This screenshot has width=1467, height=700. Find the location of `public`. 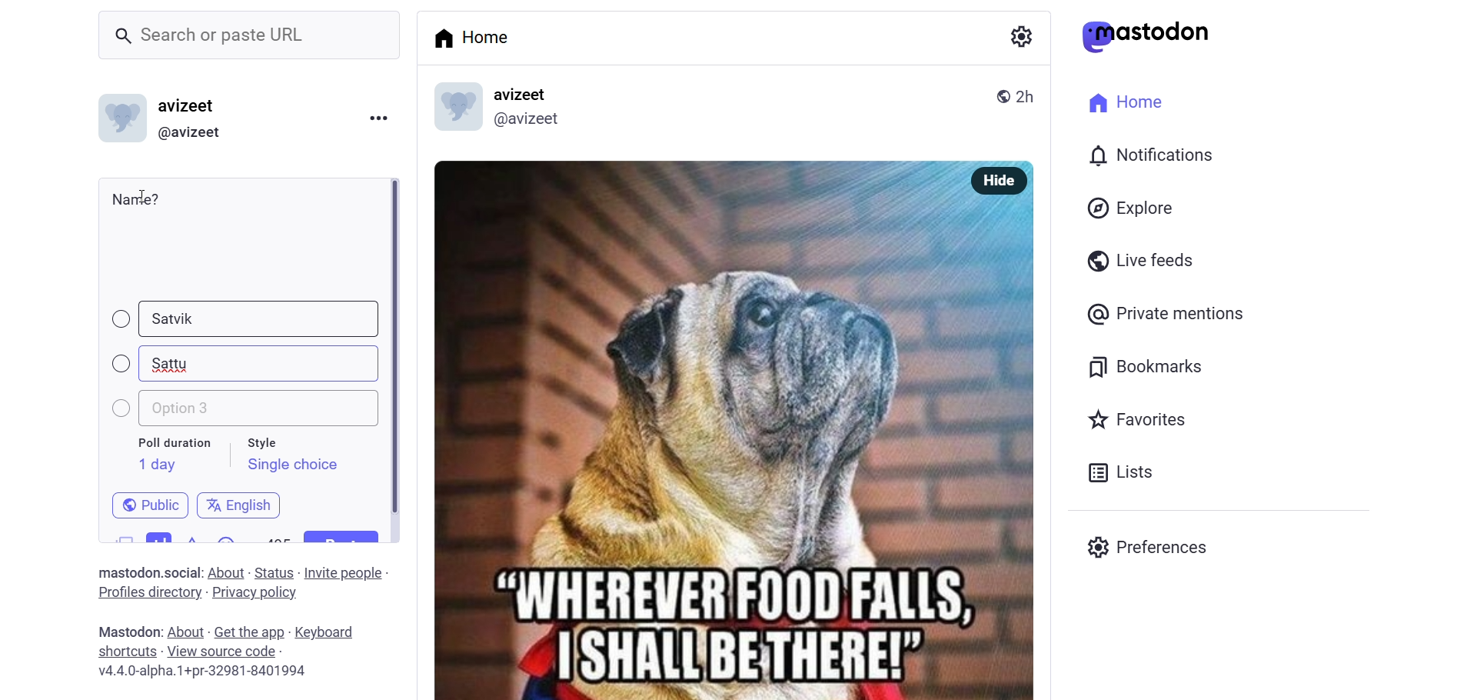

public is located at coordinates (150, 501).